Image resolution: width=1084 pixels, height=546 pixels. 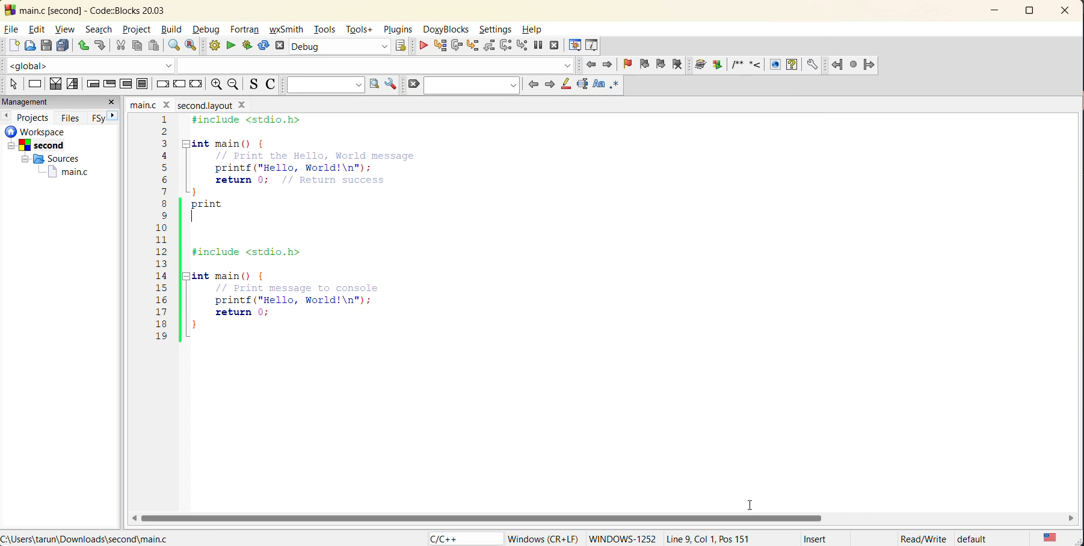 I want to click on run to cursor, so click(x=440, y=47).